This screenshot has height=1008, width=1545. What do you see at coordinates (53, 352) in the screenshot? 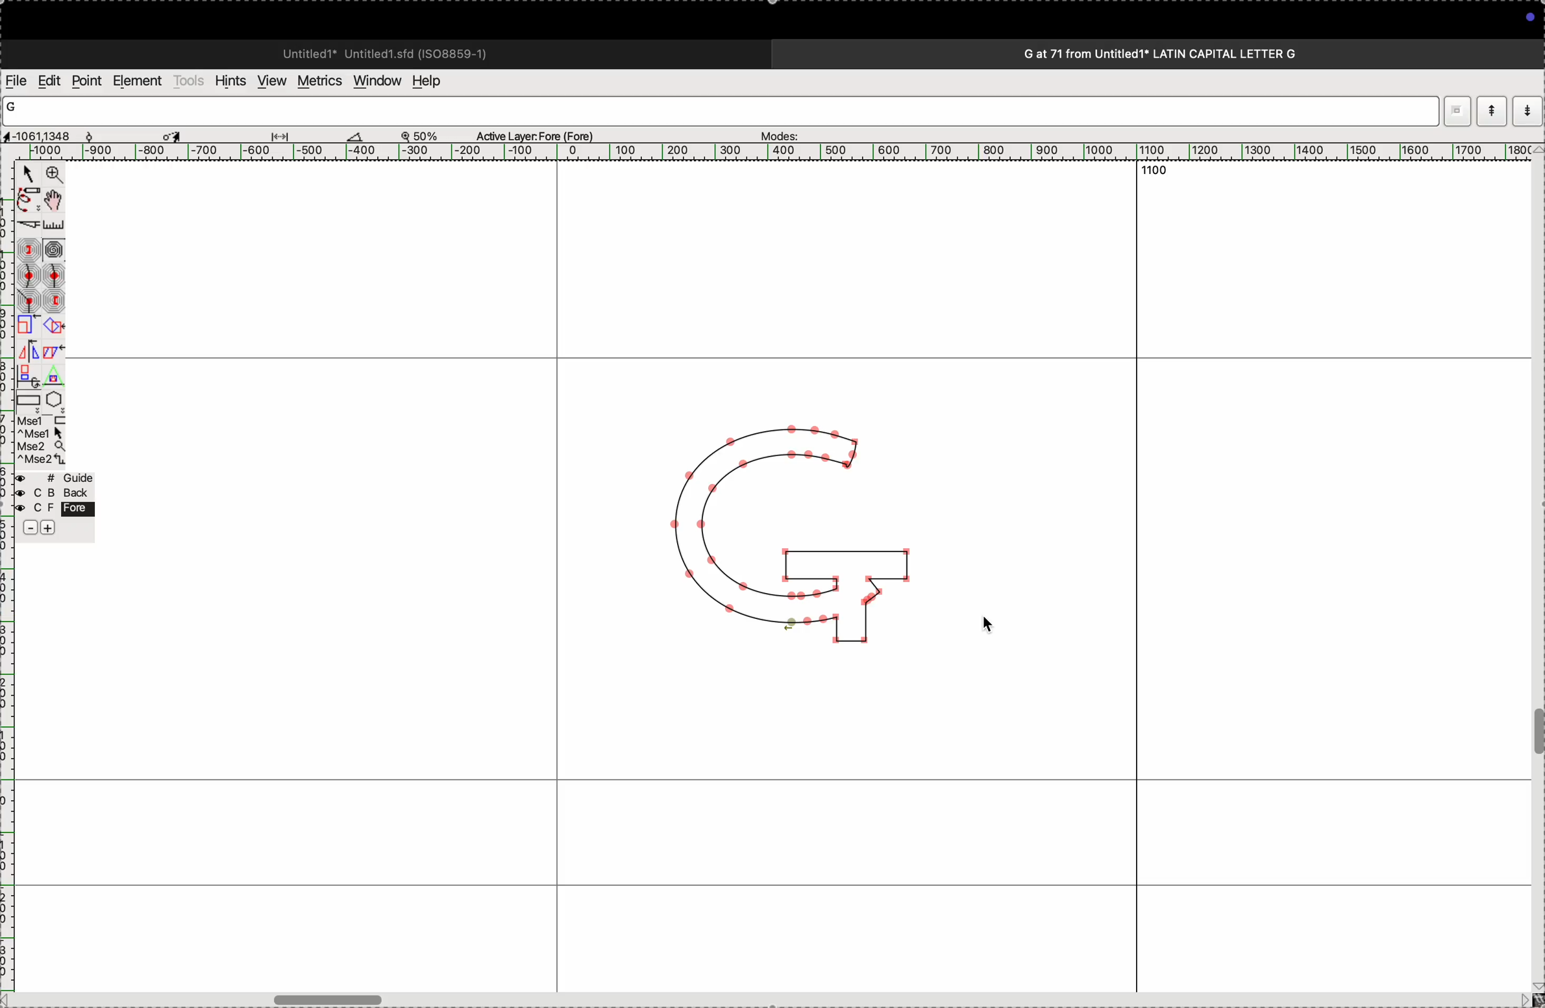
I see `skew` at bounding box center [53, 352].